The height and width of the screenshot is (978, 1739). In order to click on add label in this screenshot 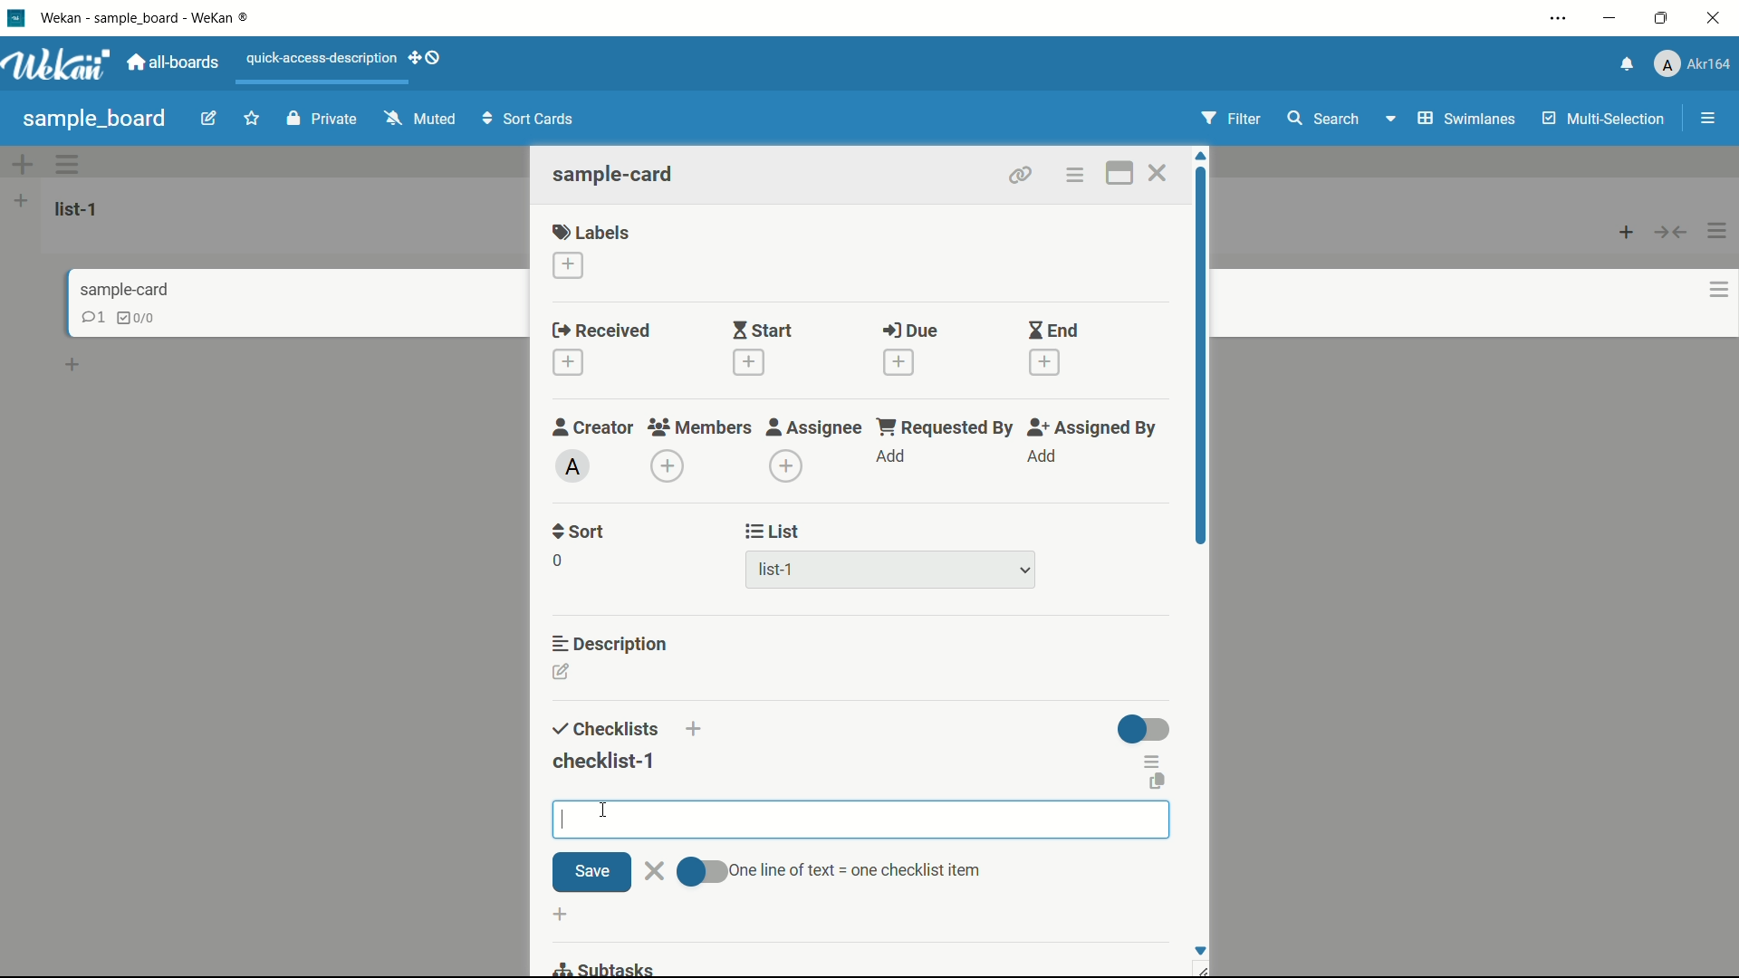, I will do `click(566, 264)`.